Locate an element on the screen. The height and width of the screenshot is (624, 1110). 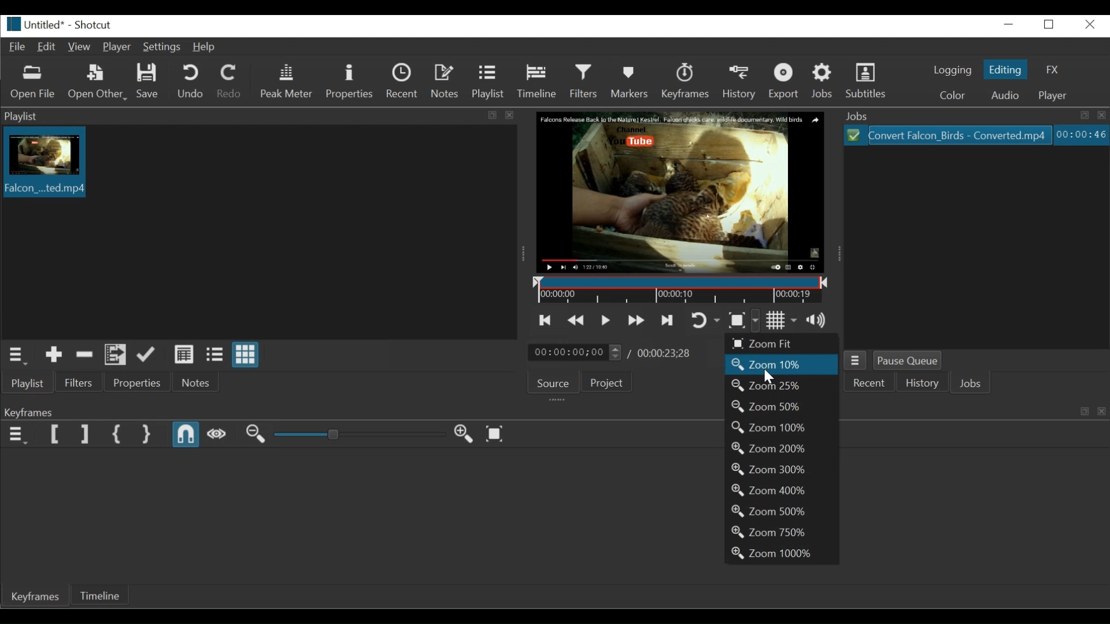
Project is located at coordinates (606, 381).